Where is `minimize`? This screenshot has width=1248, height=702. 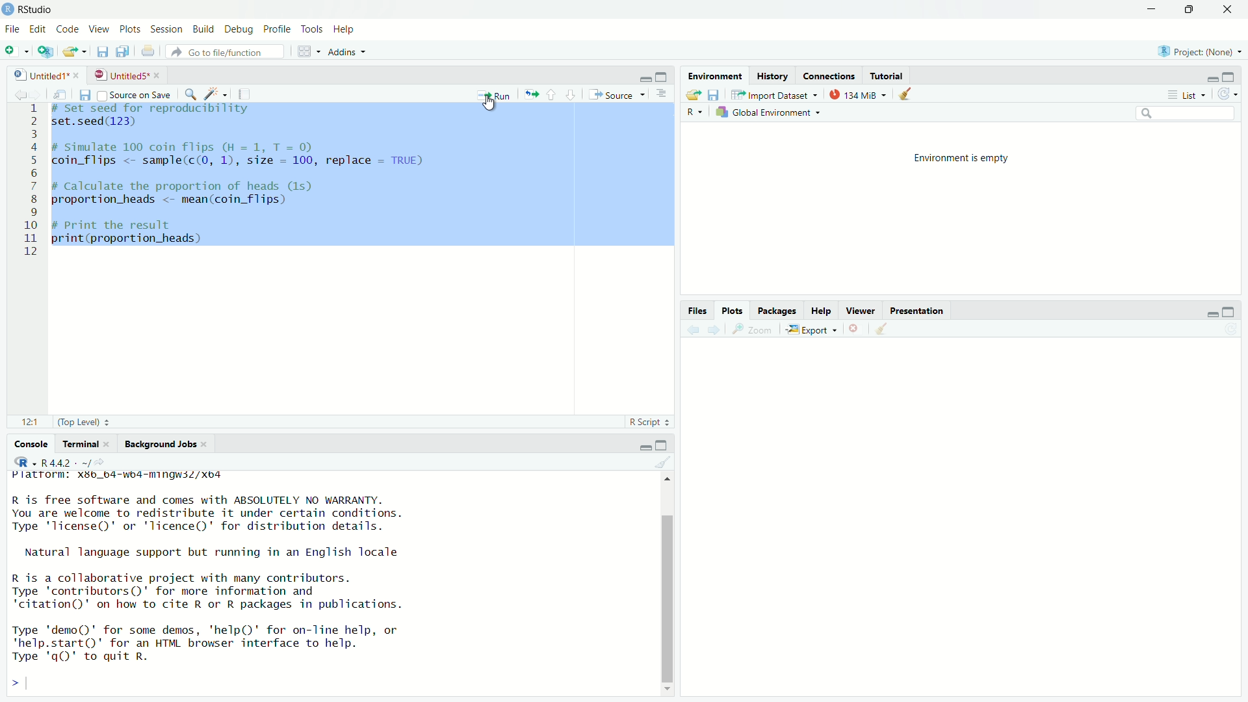
minimize is located at coordinates (1208, 75).